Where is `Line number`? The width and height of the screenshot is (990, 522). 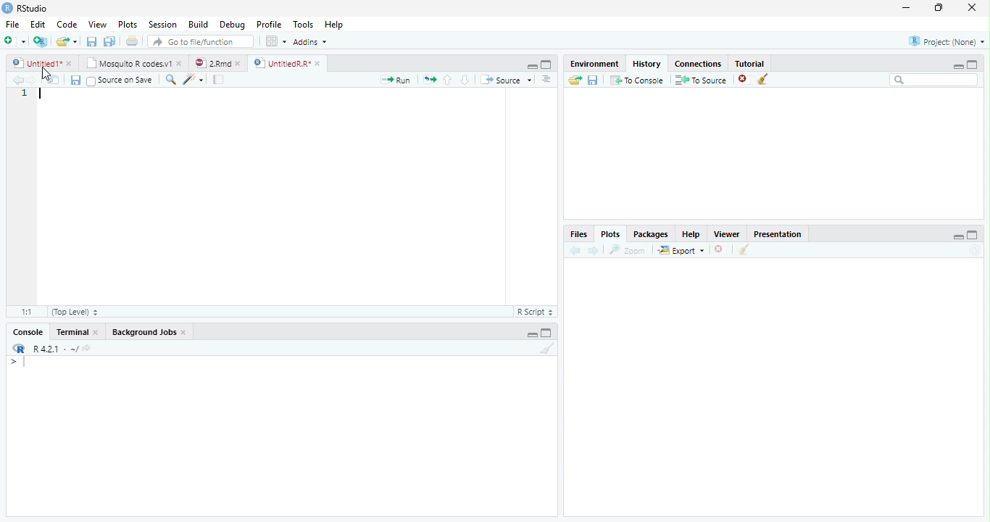
Line number is located at coordinates (25, 94).